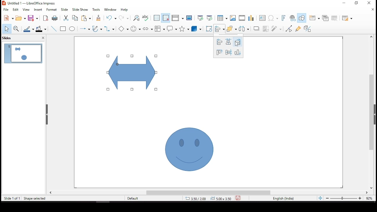 The width and height of the screenshot is (377, 212). Describe the element at coordinates (262, 18) in the screenshot. I see `text box` at that location.